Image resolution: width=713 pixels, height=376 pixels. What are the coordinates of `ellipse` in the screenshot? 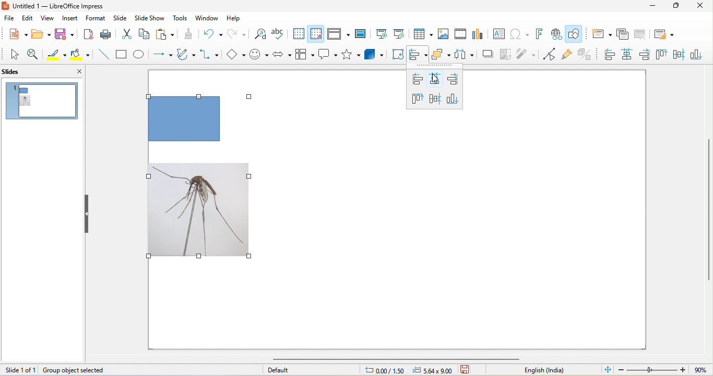 It's located at (140, 55).